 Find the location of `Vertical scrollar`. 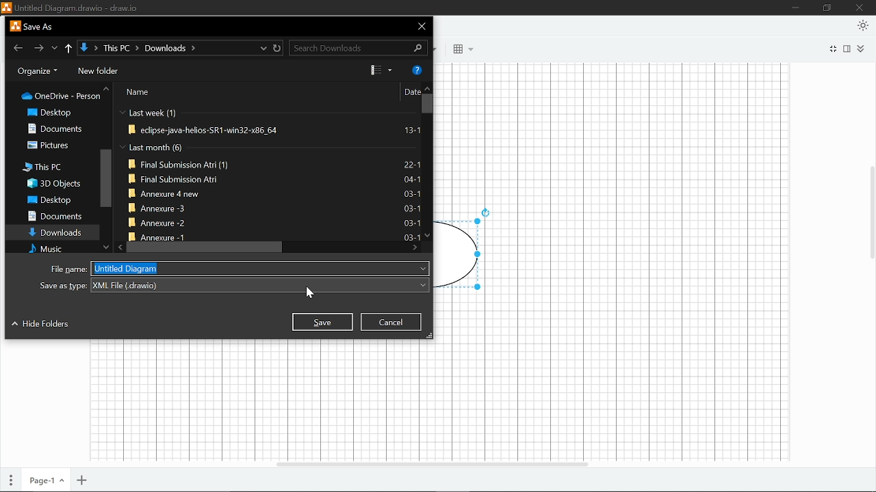

Vertical scrollar is located at coordinates (871, 206).